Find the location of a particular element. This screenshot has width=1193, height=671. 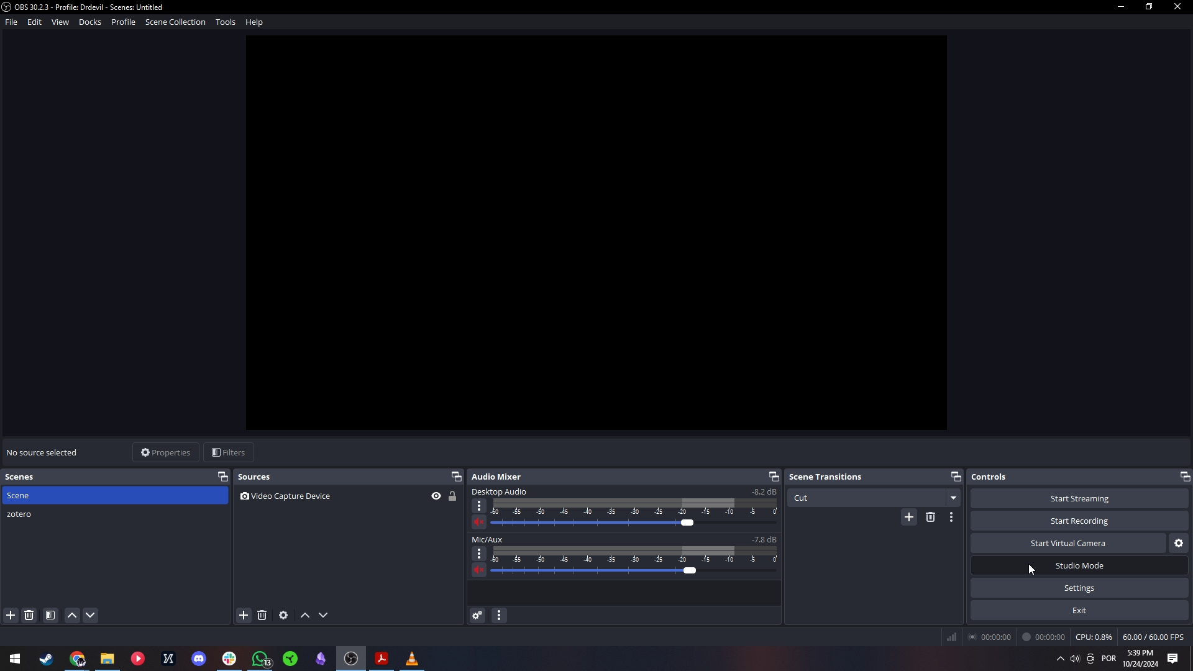

Audio mixer header is located at coordinates (617, 476).